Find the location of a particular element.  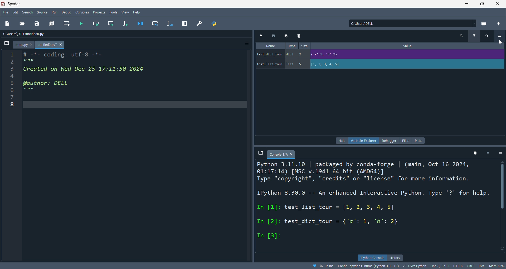

options is located at coordinates (245, 43).